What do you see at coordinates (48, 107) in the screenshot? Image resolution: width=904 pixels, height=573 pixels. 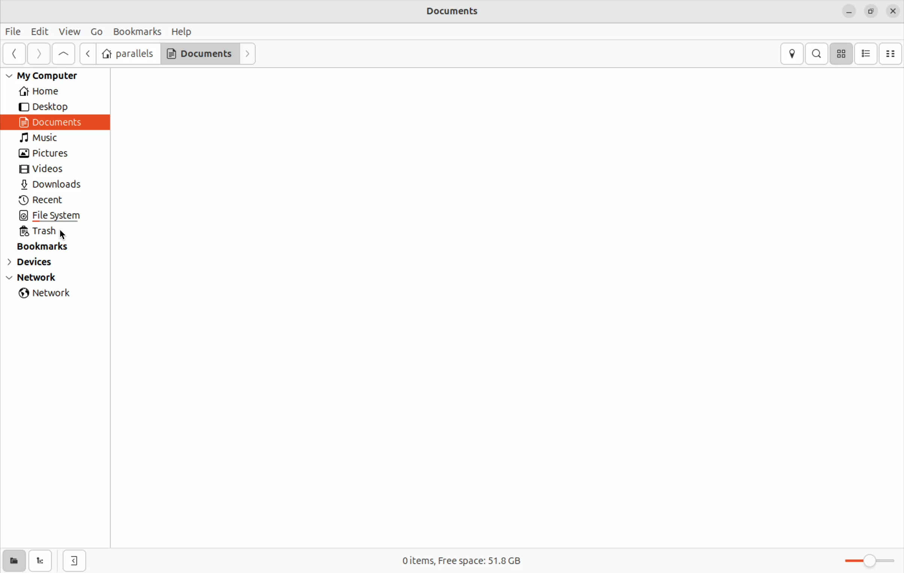 I see `desktop` at bounding box center [48, 107].